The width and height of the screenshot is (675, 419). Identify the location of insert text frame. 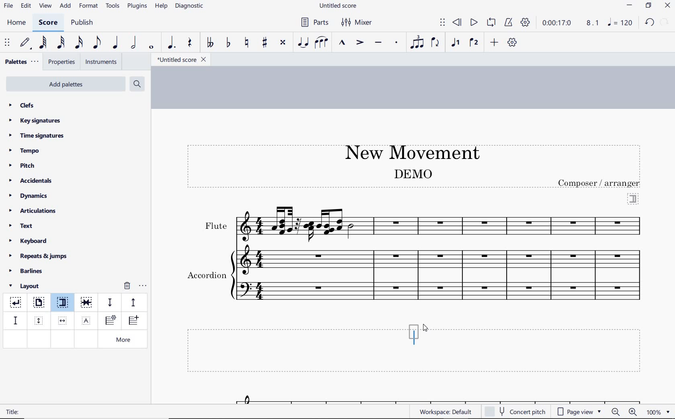
(87, 320).